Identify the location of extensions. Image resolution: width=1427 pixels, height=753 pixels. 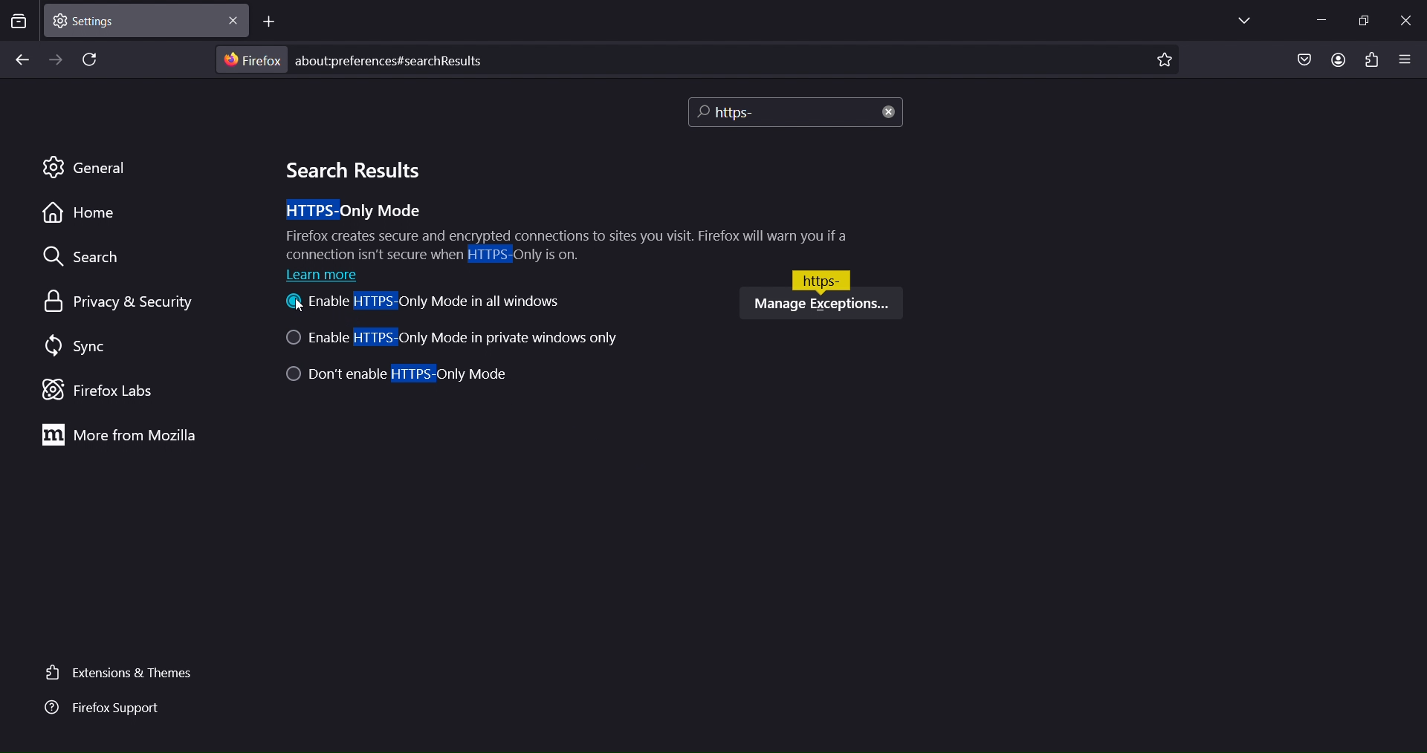
(1372, 61).